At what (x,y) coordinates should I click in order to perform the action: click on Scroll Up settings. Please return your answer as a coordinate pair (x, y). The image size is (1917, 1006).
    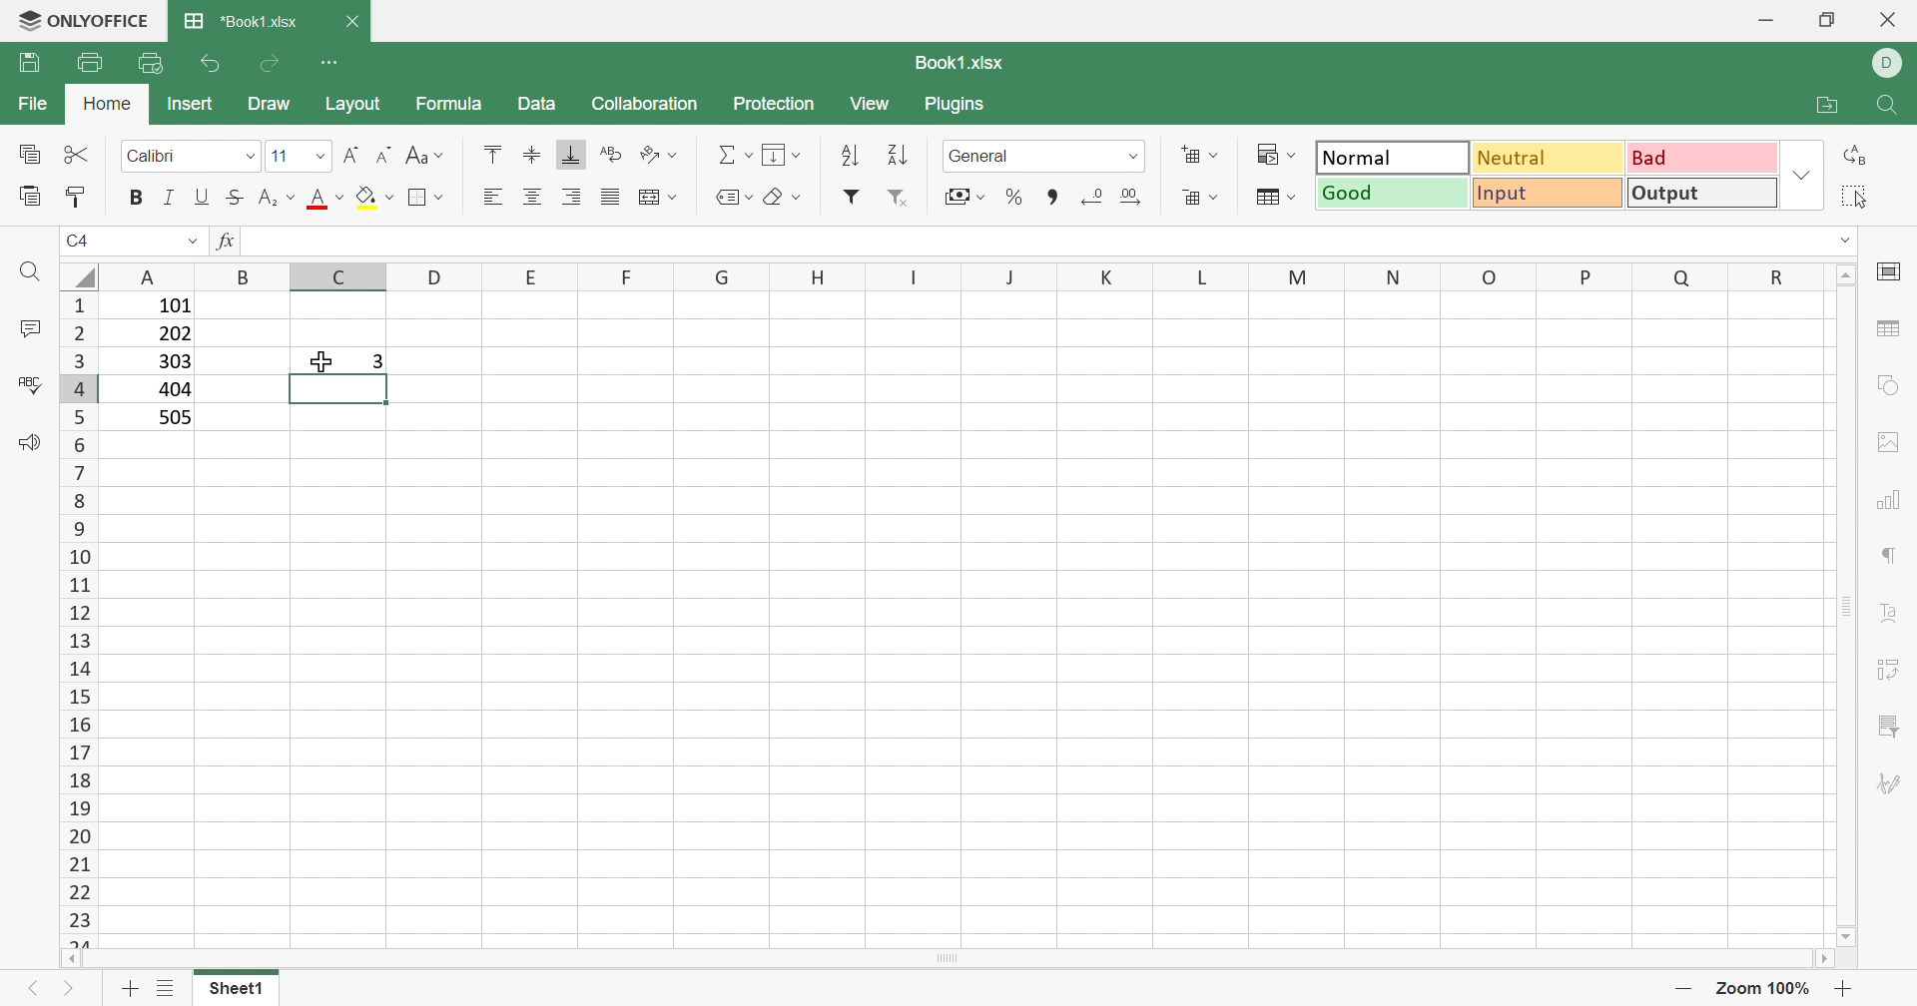
    Looking at the image, I should click on (1846, 273).